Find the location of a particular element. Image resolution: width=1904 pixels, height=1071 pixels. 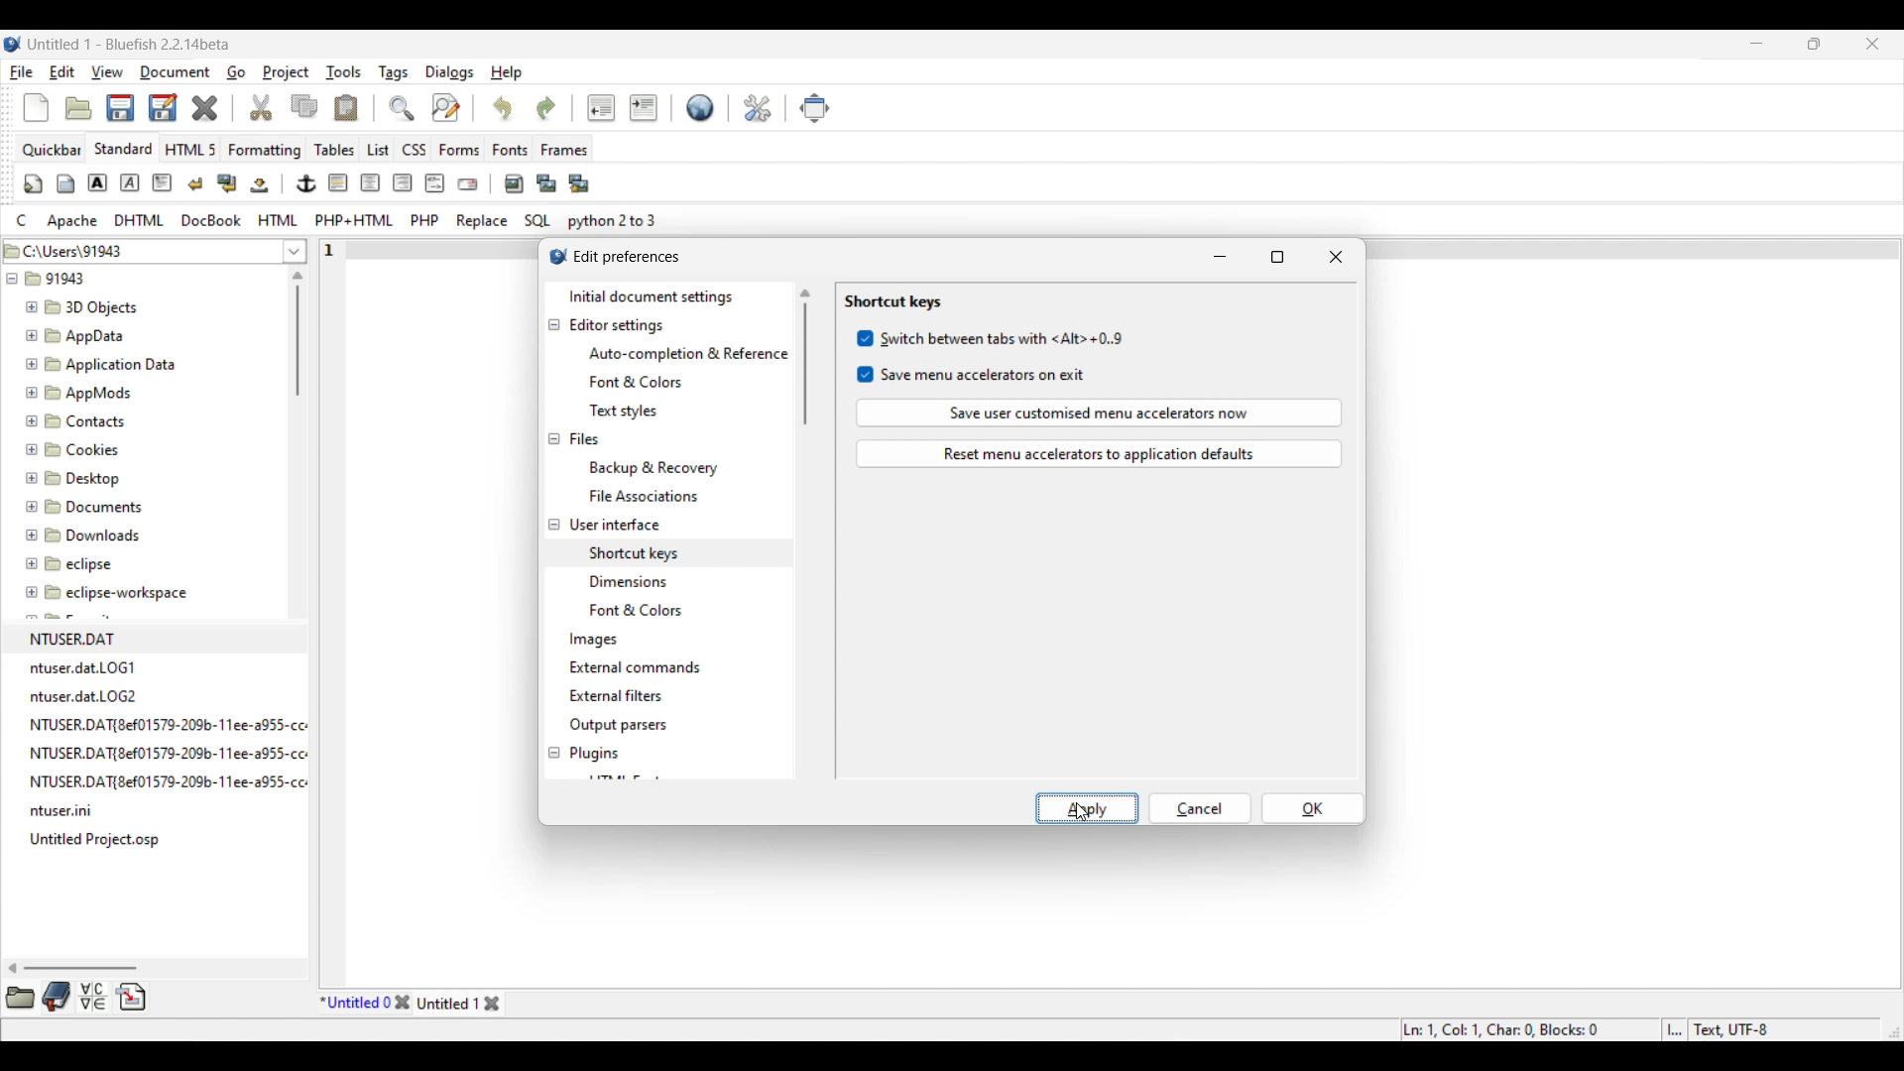

Search and replace is located at coordinates (423, 107).